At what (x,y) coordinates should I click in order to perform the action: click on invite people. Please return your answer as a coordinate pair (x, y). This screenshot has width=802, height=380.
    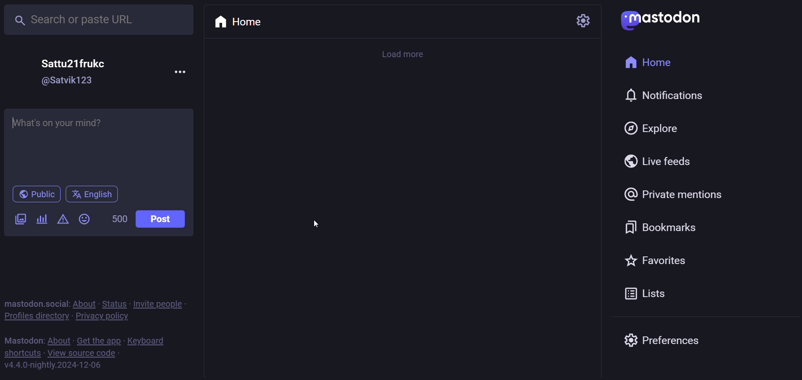
    Looking at the image, I should click on (159, 304).